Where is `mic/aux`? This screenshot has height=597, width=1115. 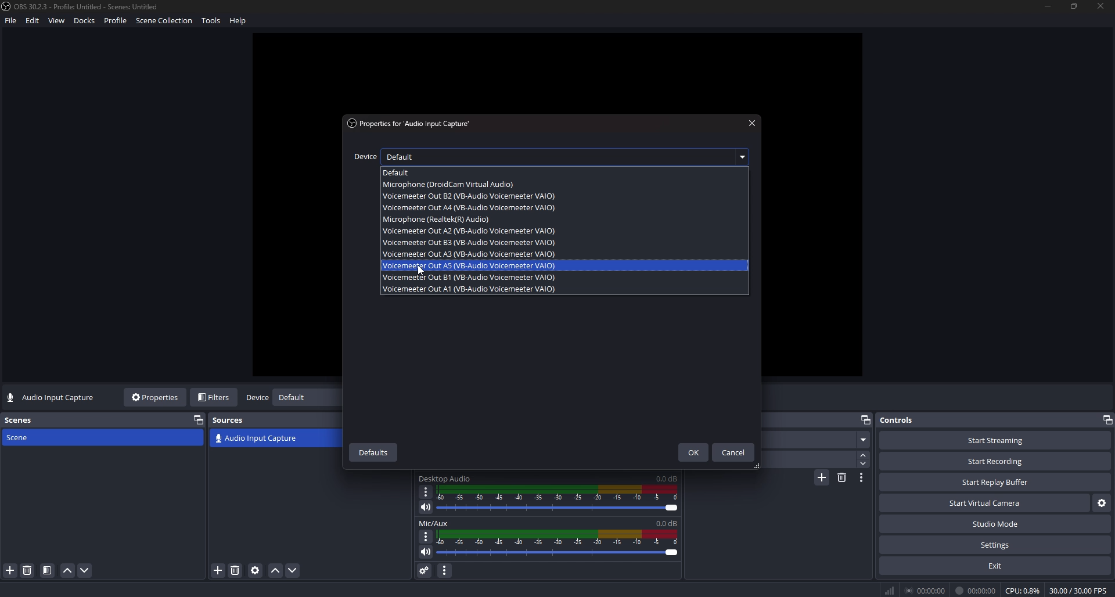 mic/aux is located at coordinates (441, 523).